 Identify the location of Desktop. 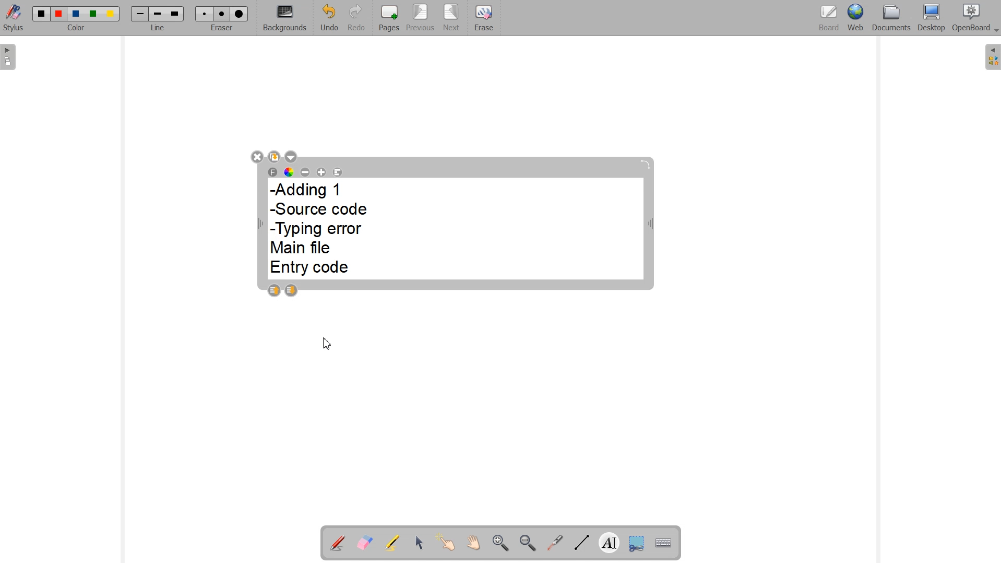
(932, 19).